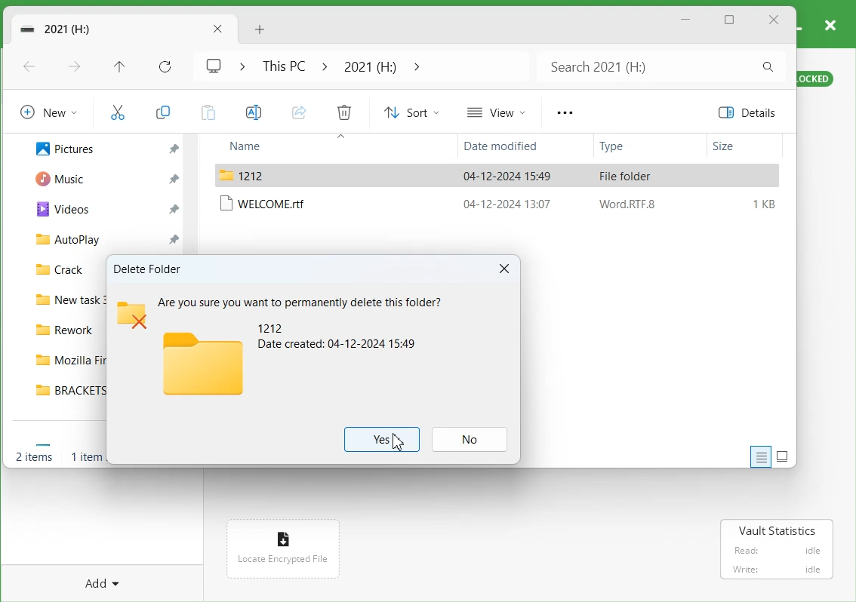 Image resolution: width=856 pixels, height=602 pixels. Describe the element at coordinates (219, 30) in the screenshot. I see `Close Folder` at that location.